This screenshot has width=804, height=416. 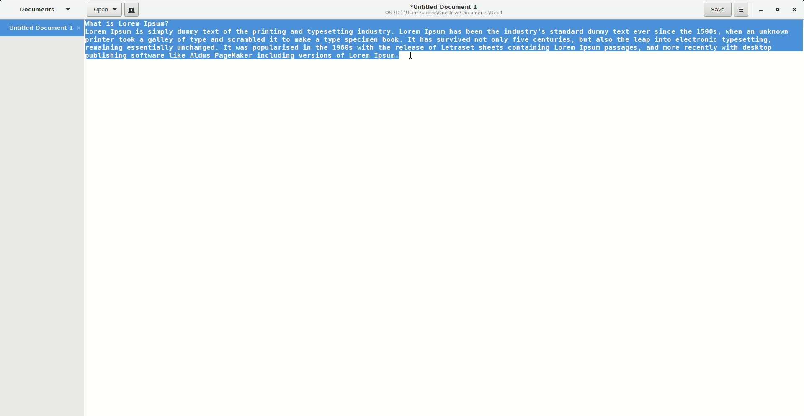 What do you see at coordinates (794, 9) in the screenshot?
I see `Close` at bounding box center [794, 9].